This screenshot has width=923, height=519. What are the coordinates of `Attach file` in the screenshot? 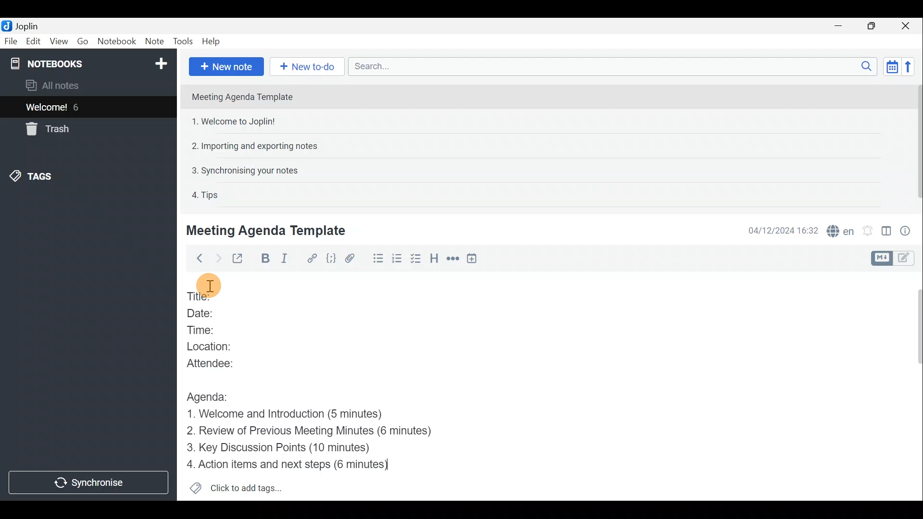 It's located at (354, 259).